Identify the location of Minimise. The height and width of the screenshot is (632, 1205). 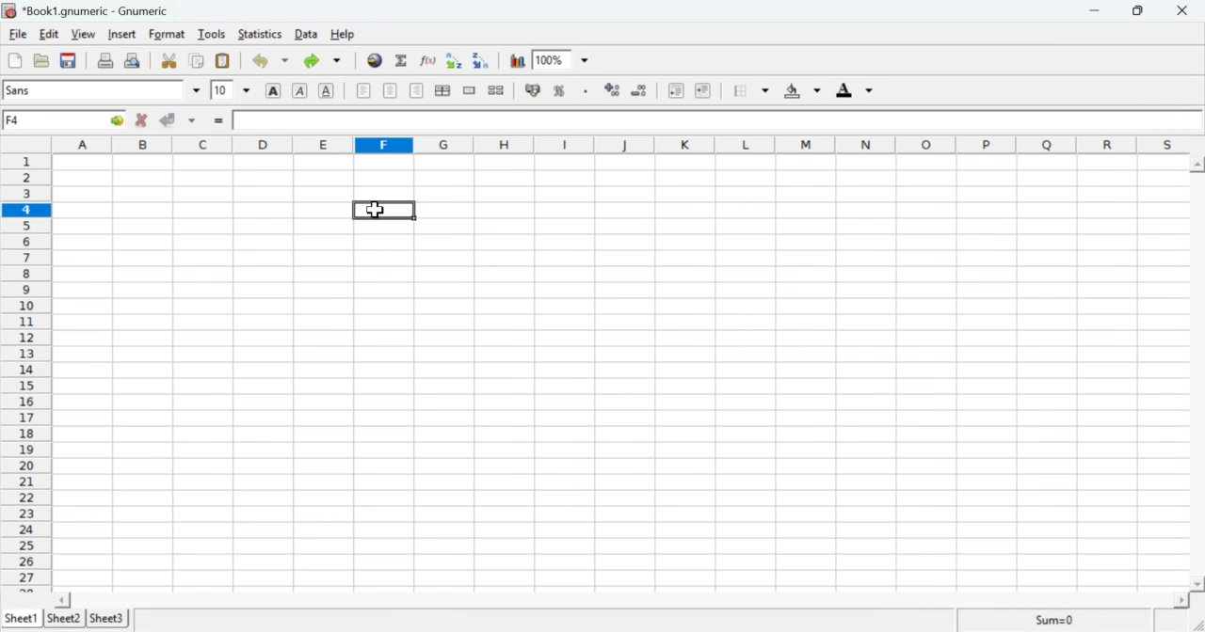
(1137, 10).